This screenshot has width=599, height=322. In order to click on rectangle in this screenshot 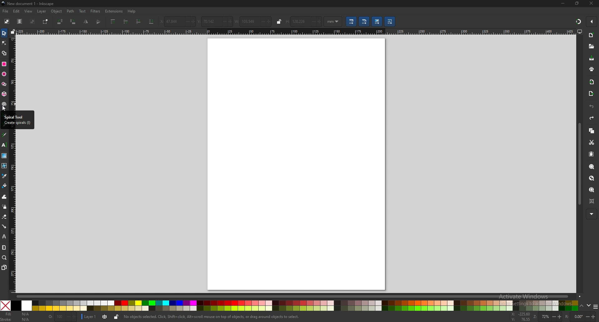, I will do `click(5, 64)`.